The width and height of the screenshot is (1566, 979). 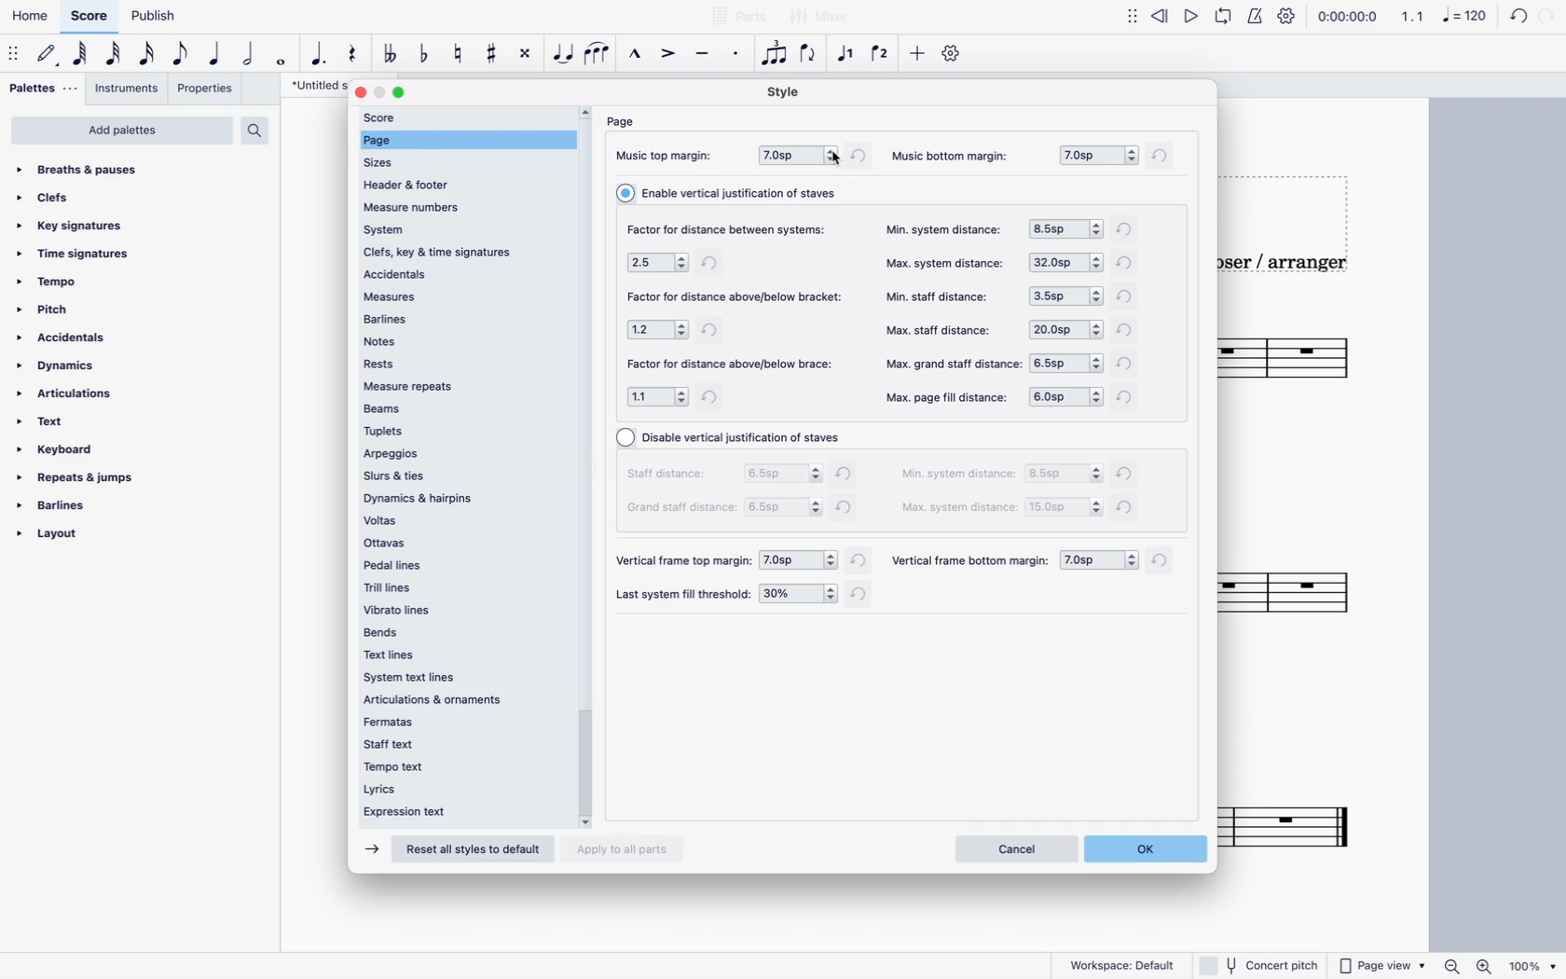 I want to click on beams, so click(x=455, y=408).